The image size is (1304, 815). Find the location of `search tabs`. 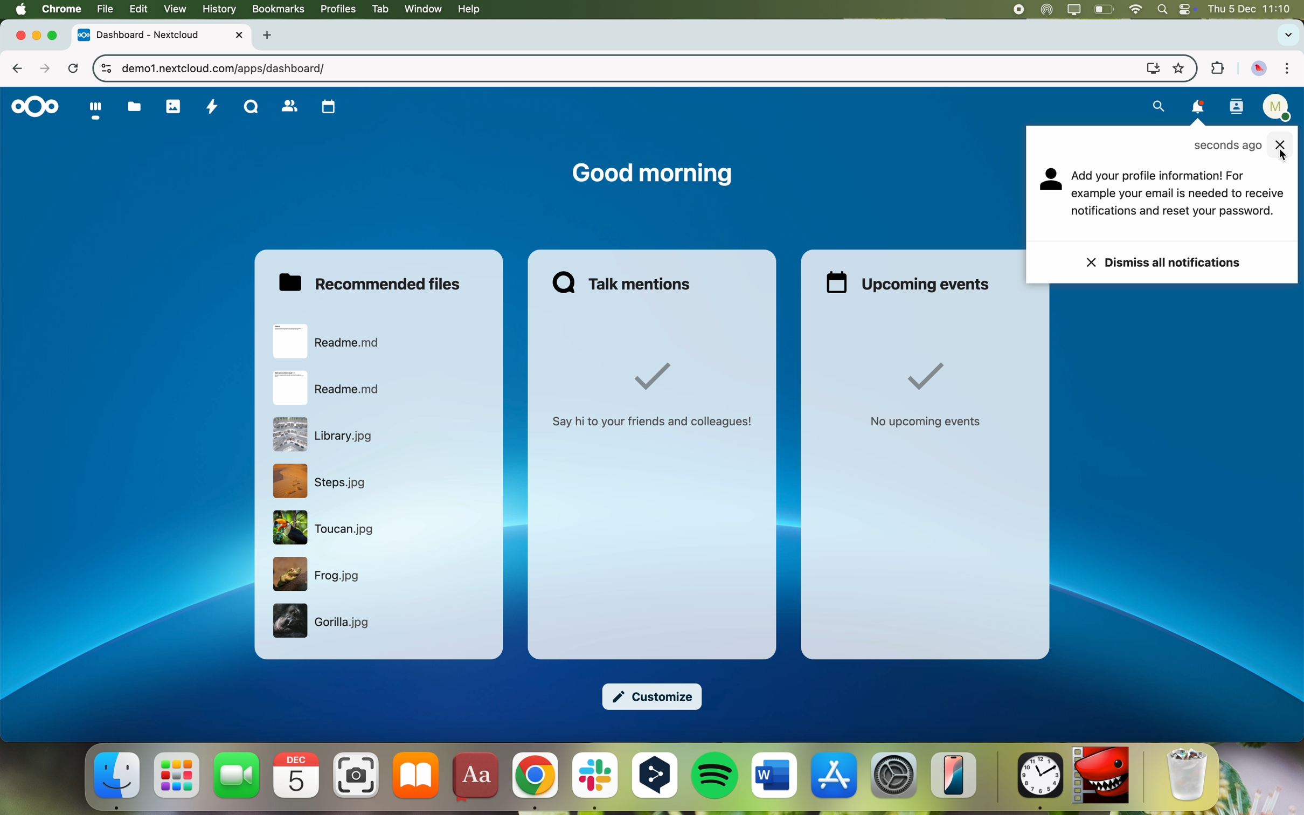

search tabs is located at coordinates (1287, 36).